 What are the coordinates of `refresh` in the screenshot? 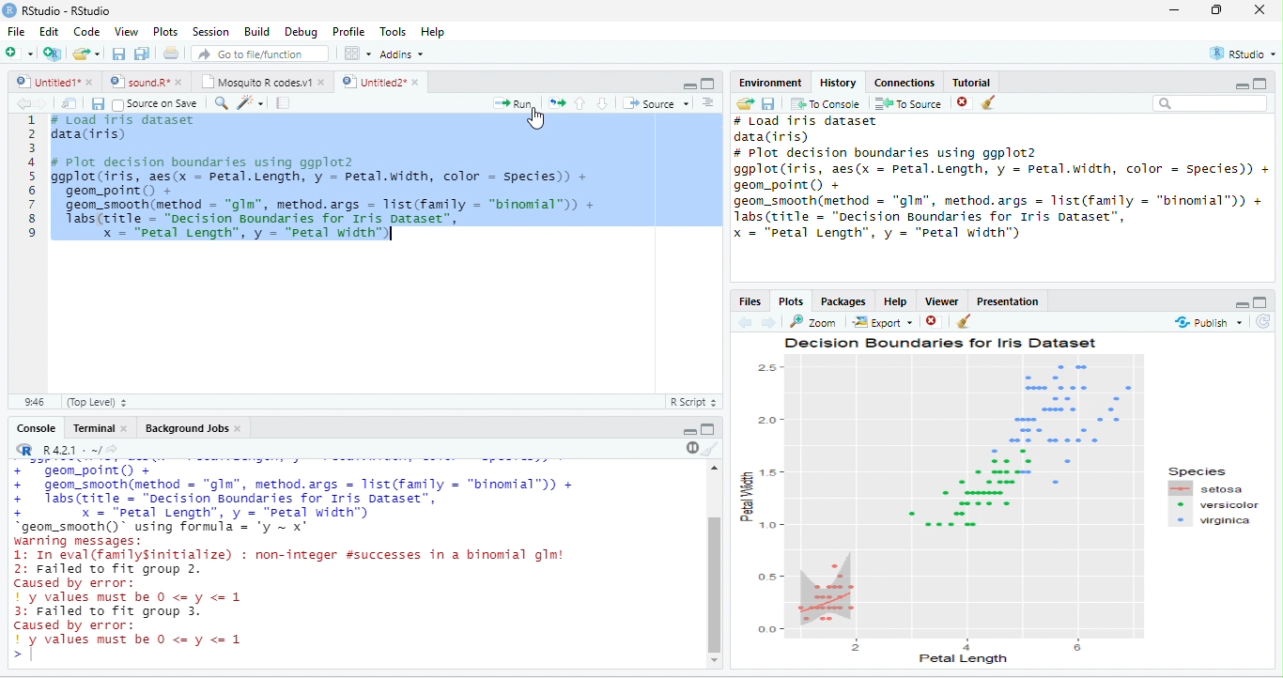 It's located at (1262, 322).